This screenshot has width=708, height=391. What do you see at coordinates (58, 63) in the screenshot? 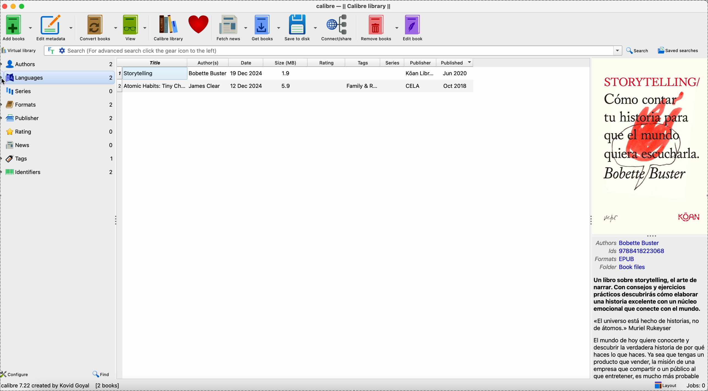
I see `authors` at bounding box center [58, 63].